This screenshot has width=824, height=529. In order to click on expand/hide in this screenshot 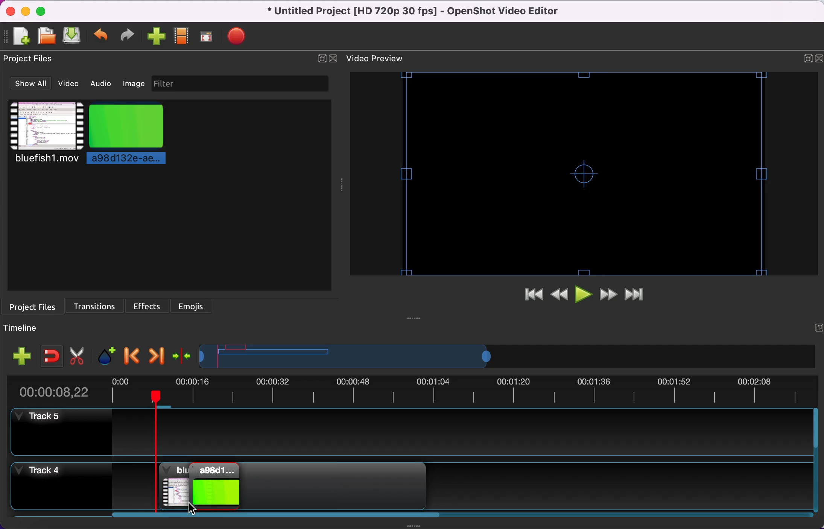, I will do `click(320, 59)`.